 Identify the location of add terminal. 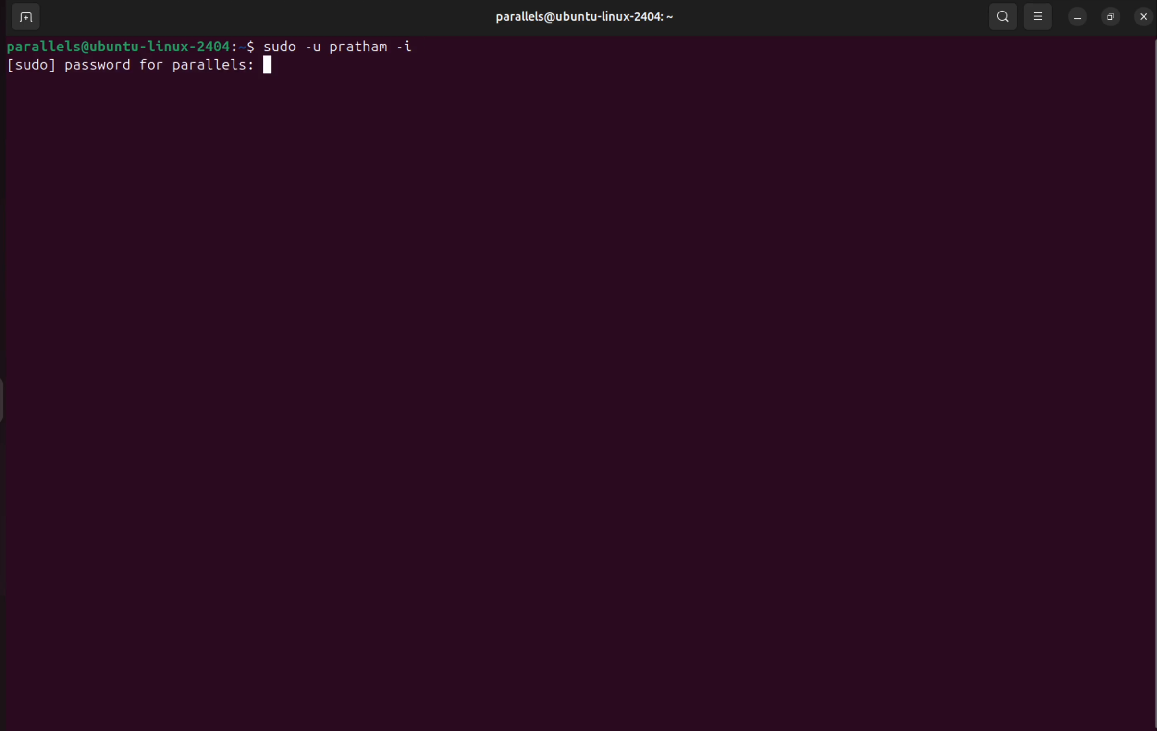
(24, 17).